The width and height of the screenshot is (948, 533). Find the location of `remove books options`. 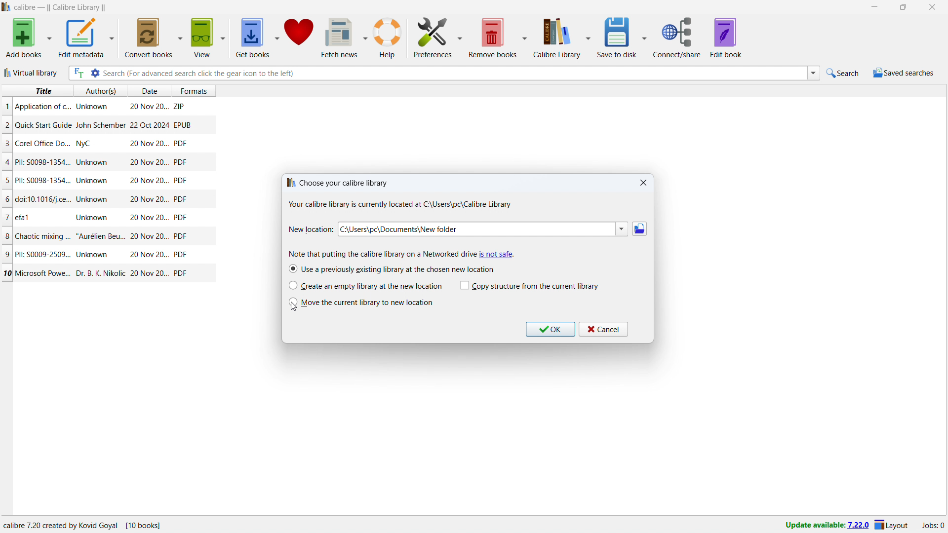

remove books options is located at coordinates (524, 38).